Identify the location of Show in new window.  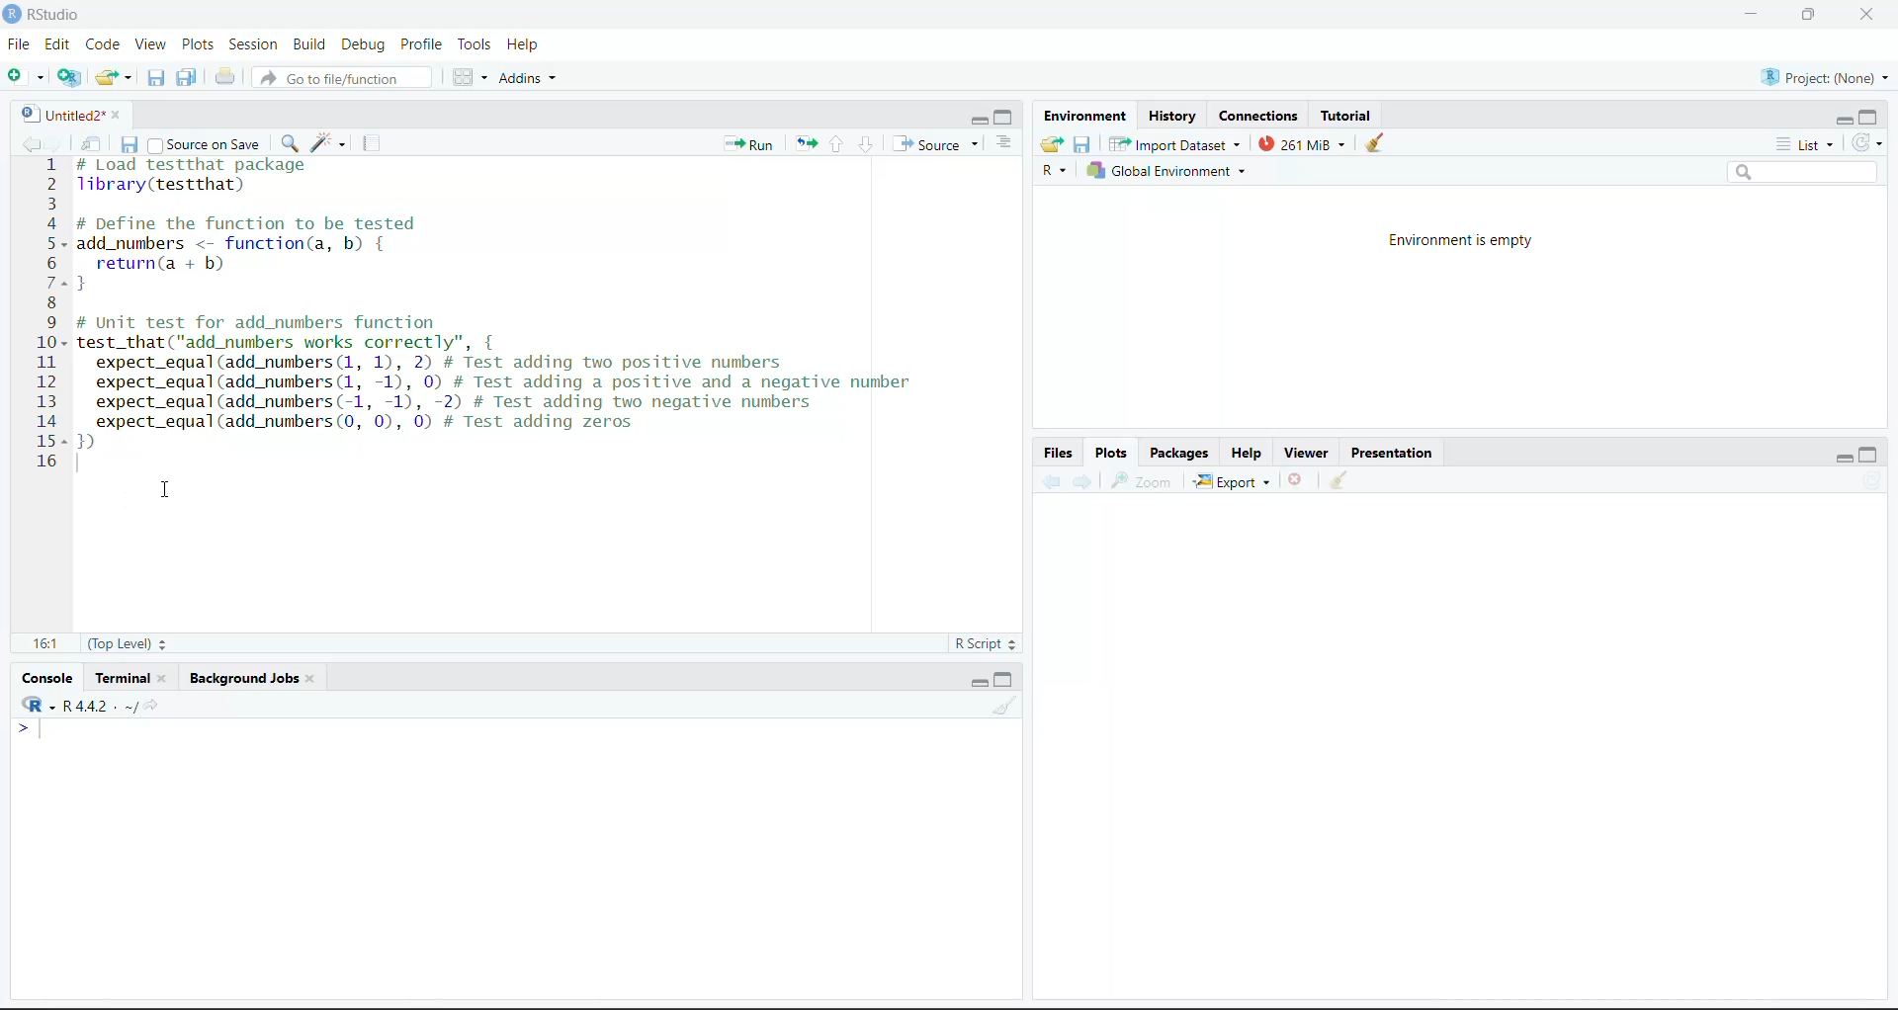
(92, 144).